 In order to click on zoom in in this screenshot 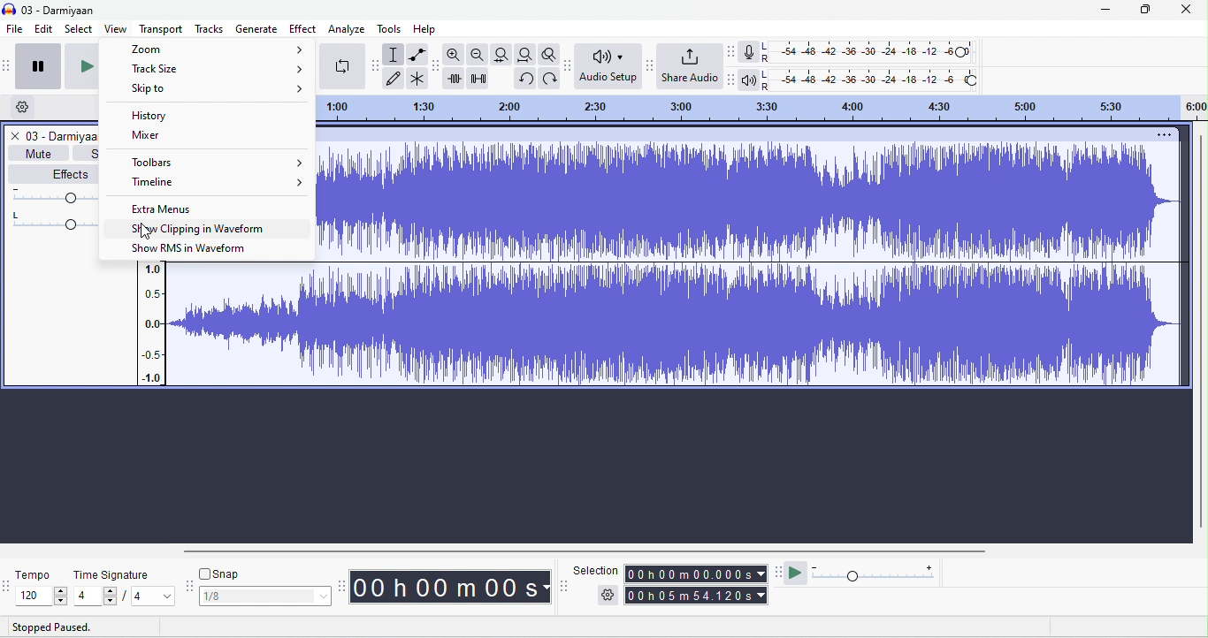, I will do `click(455, 56)`.